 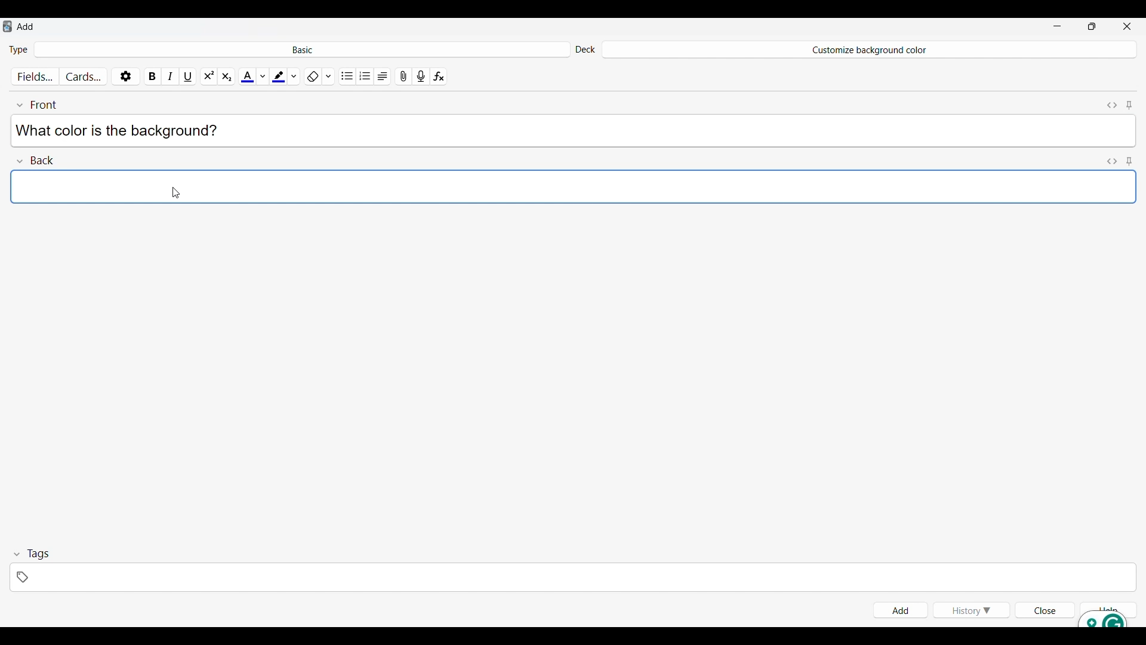 I want to click on Italics, so click(x=171, y=75).